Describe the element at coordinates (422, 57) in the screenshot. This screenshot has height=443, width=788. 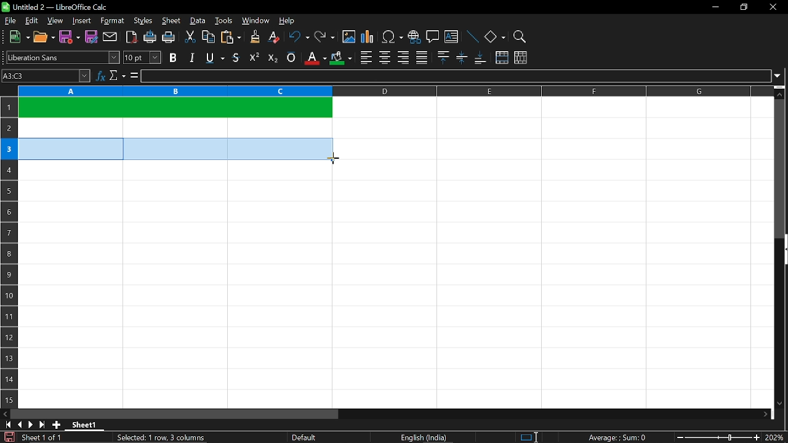
I see `justified` at that location.